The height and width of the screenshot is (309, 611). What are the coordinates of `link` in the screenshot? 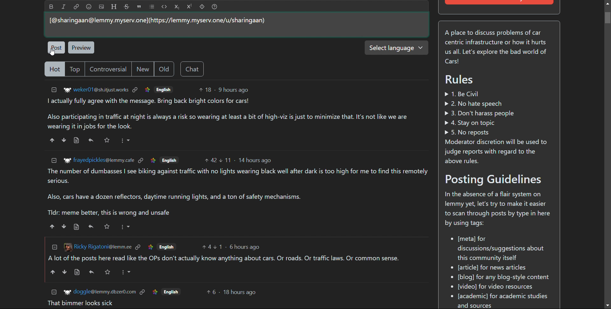 It's located at (135, 90).